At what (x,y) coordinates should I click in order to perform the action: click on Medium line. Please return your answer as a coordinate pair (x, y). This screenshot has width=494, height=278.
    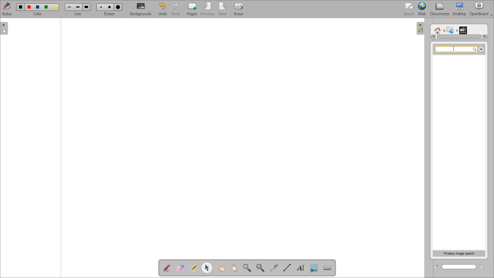
    Looking at the image, I should click on (78, 7).